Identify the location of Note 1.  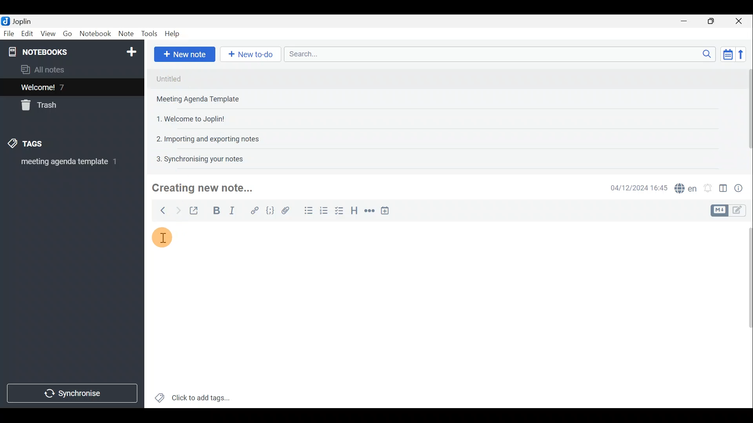
(219, 78).